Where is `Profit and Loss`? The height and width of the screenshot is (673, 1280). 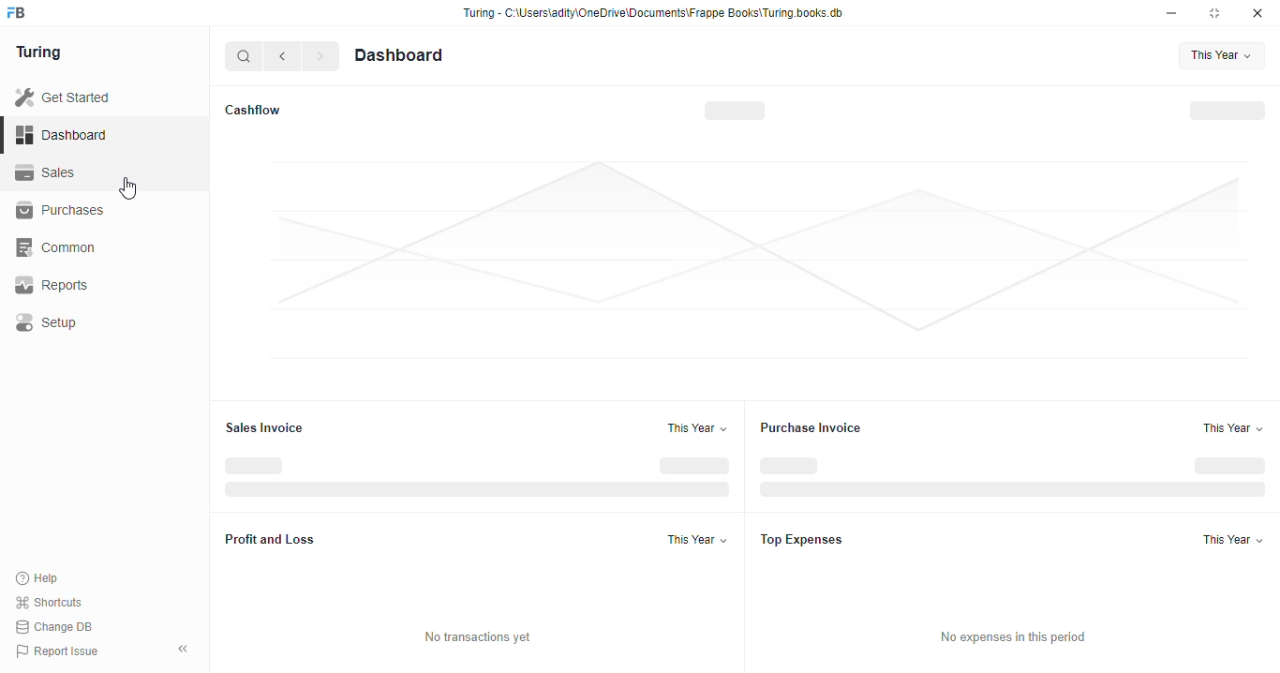
Profit and Loss is located at coordinates (277, 541).